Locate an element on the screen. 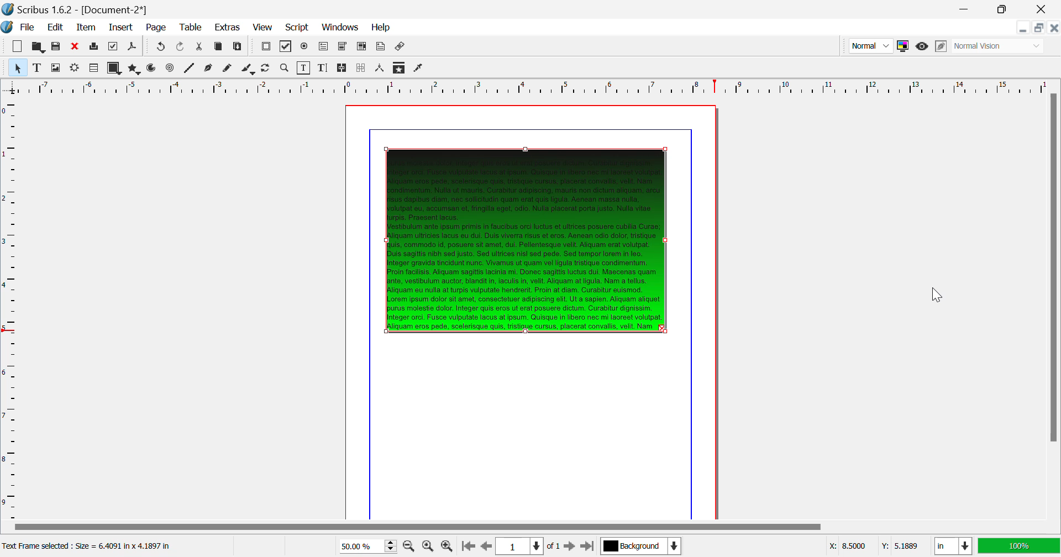  Pdf Push Button is located at coordinates (266, 48).